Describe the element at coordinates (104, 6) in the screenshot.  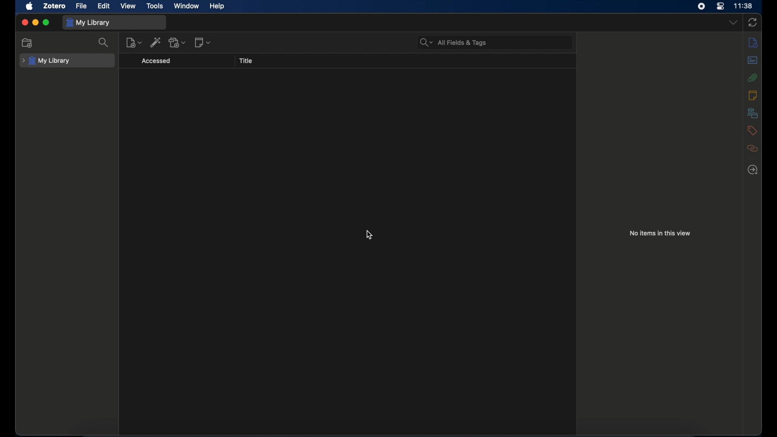
I see `edit` at that location.